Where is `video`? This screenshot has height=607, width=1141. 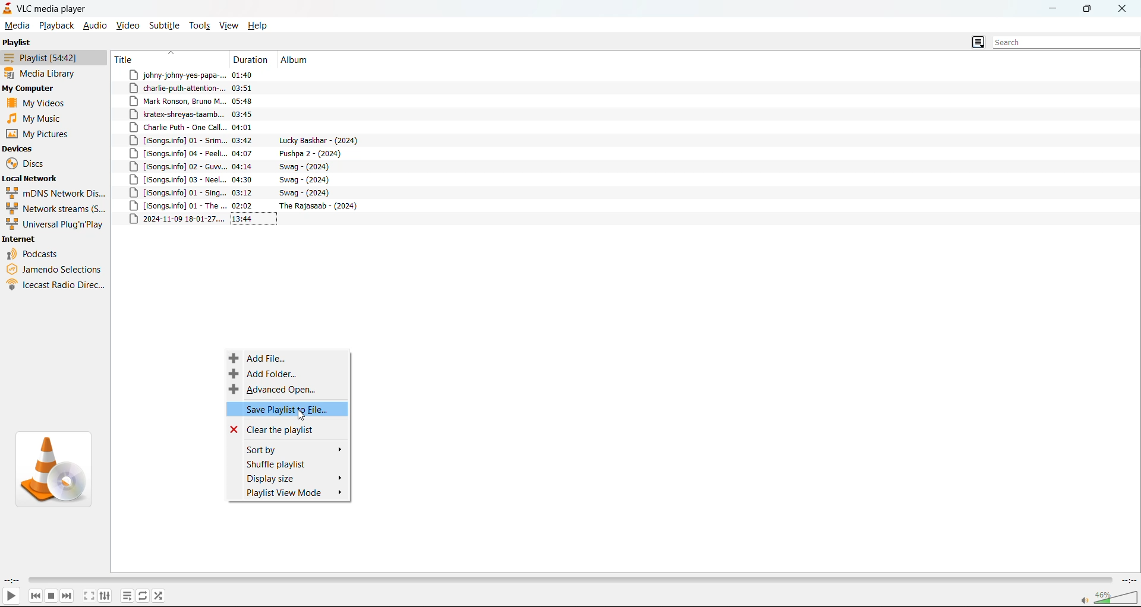 video is located at coordinates (130, 25).